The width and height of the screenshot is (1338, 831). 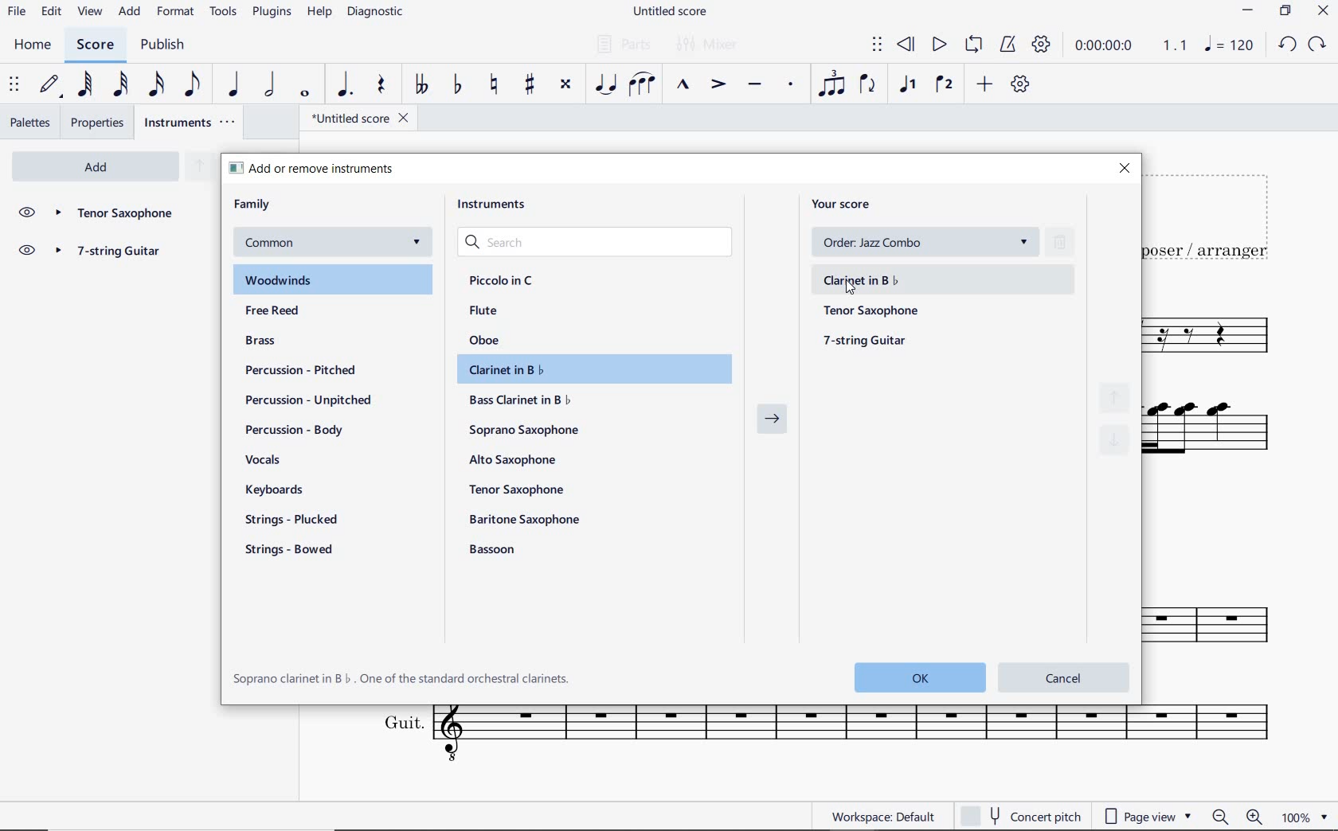 What do you see at coordinates (873, 311) in the screenshot?
I see `tenor saxophone` at bounding box center [873, 311].